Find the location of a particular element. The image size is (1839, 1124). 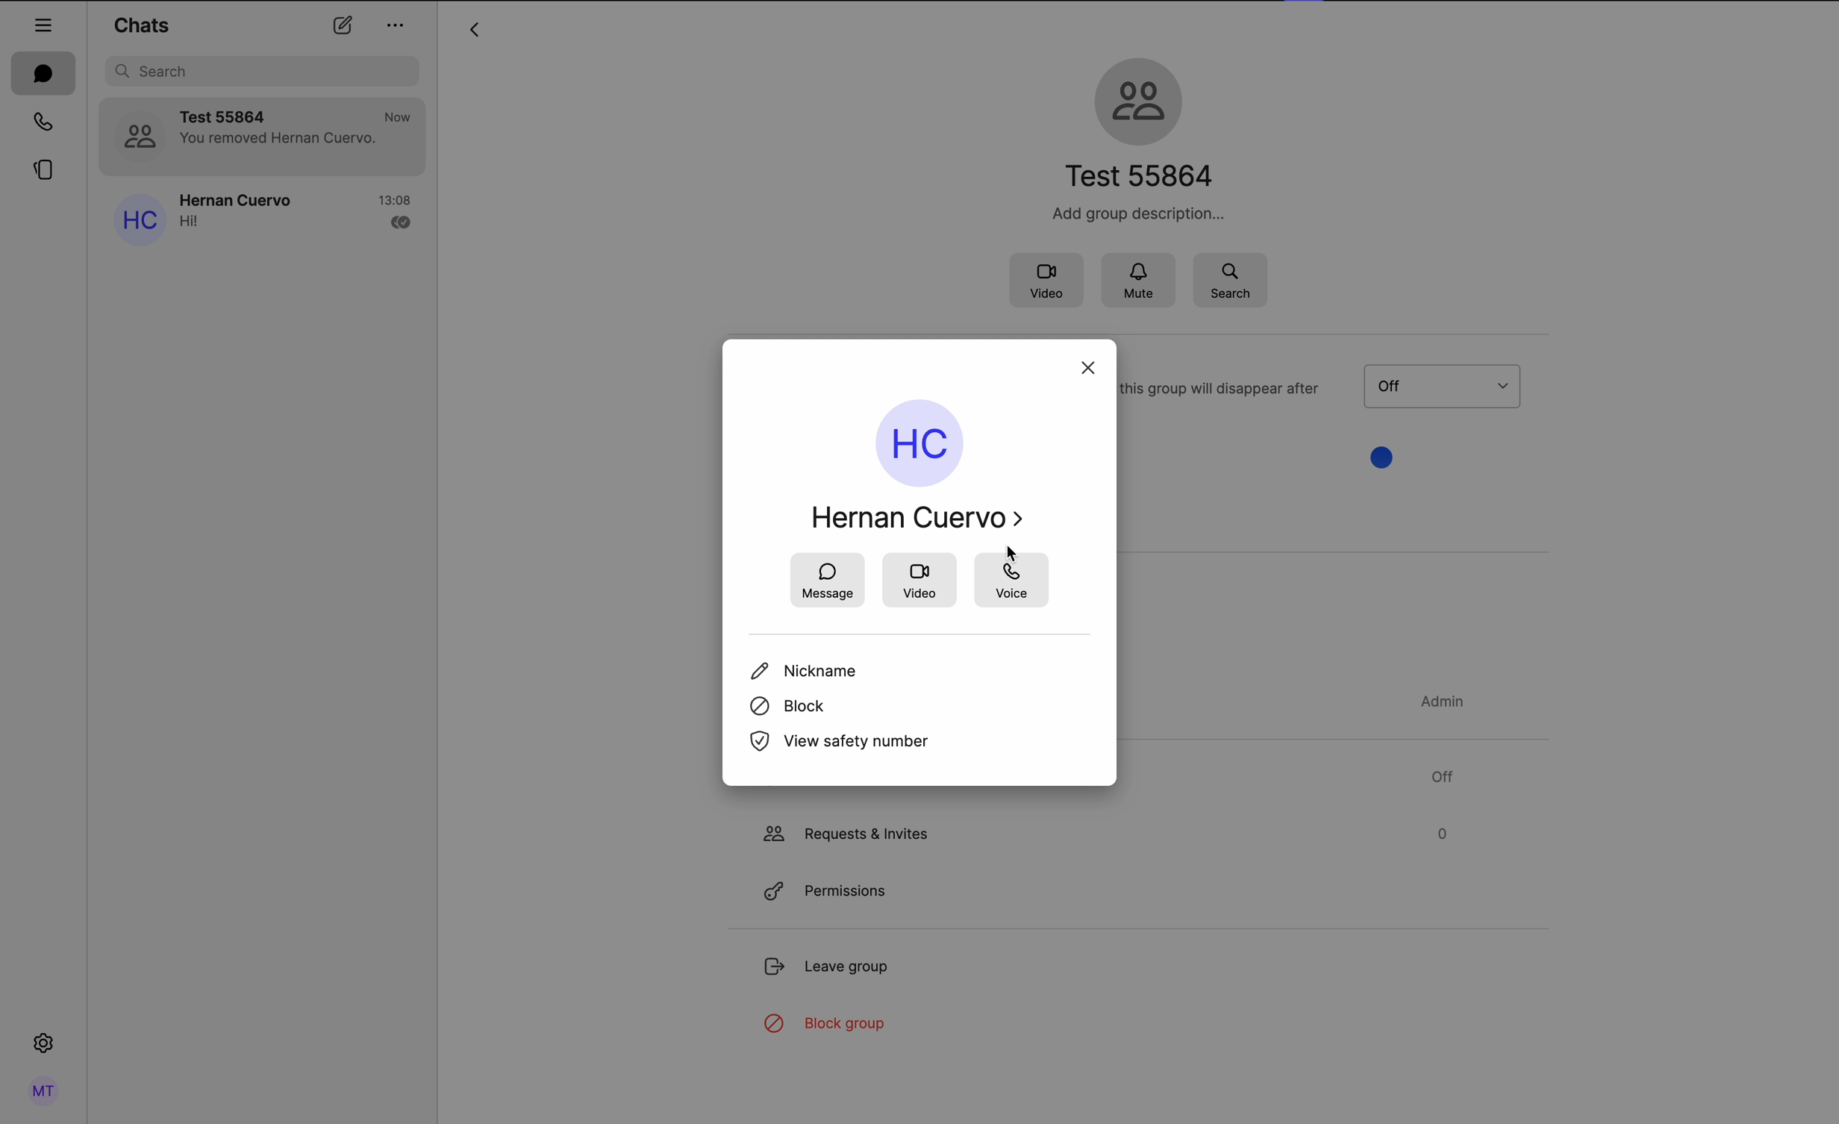

voice button is located at coordinates (1012, 583).